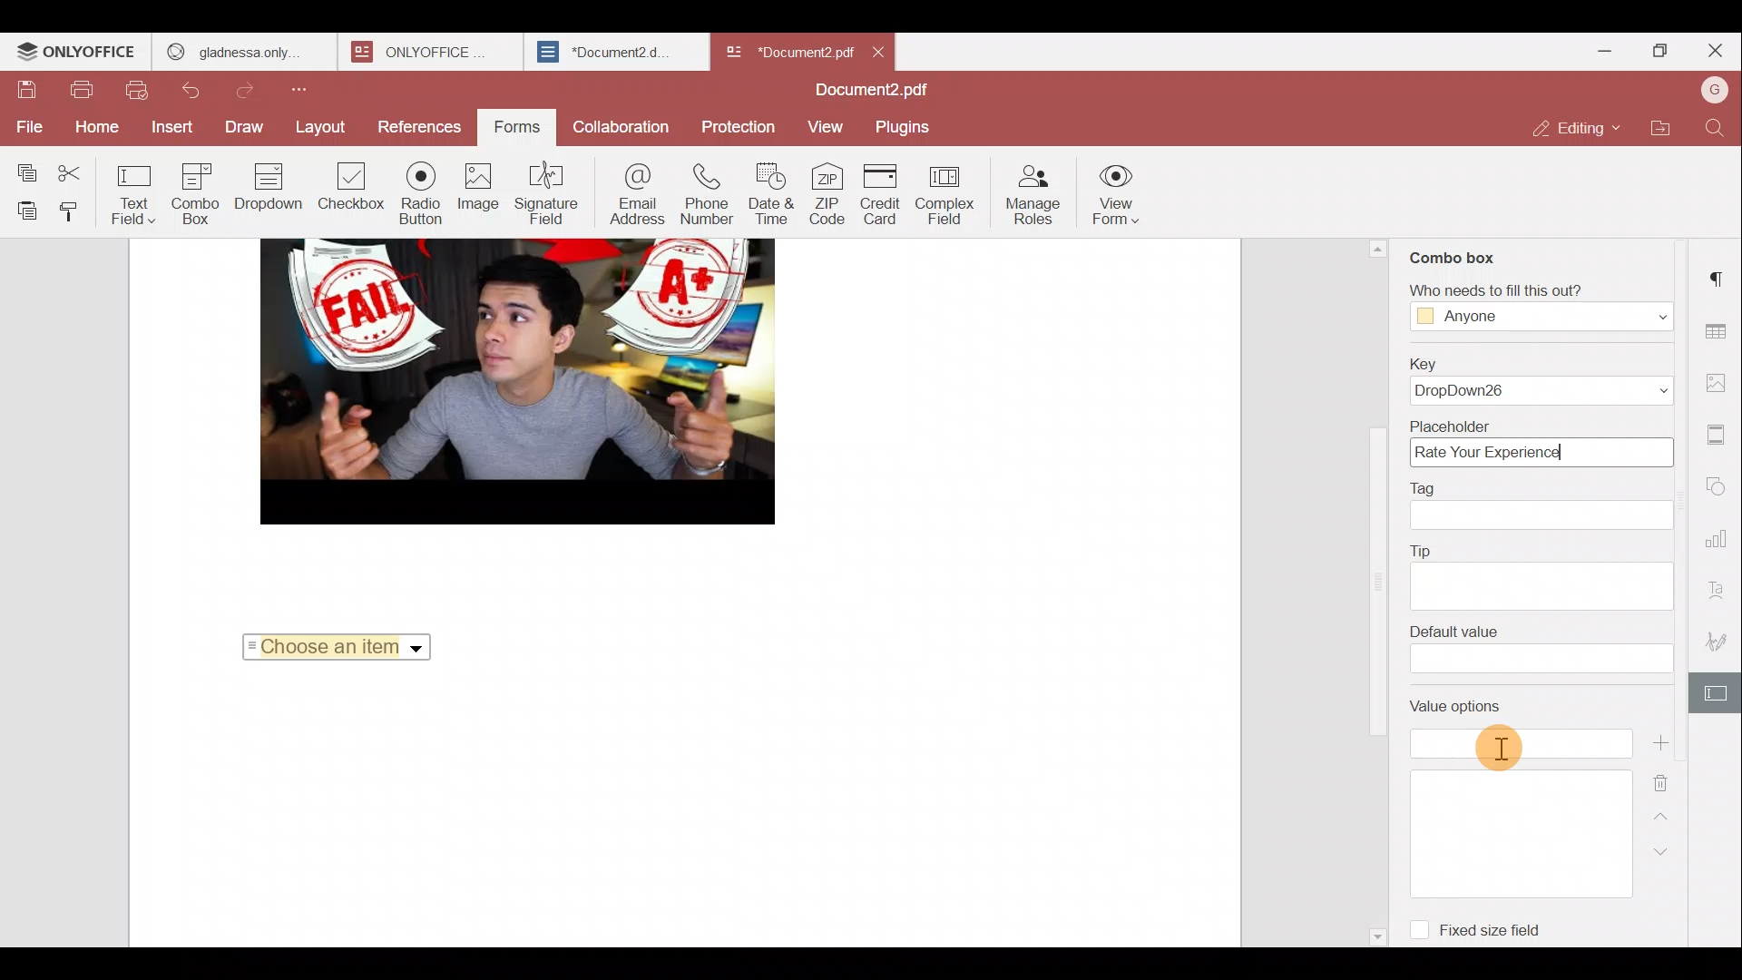 Image resolution: width=1742 pixels, height=980 pixels. What do you see at coordinates (202, 193) in the screenshot?
I see `Combo box` at bounding box center [202, 193].